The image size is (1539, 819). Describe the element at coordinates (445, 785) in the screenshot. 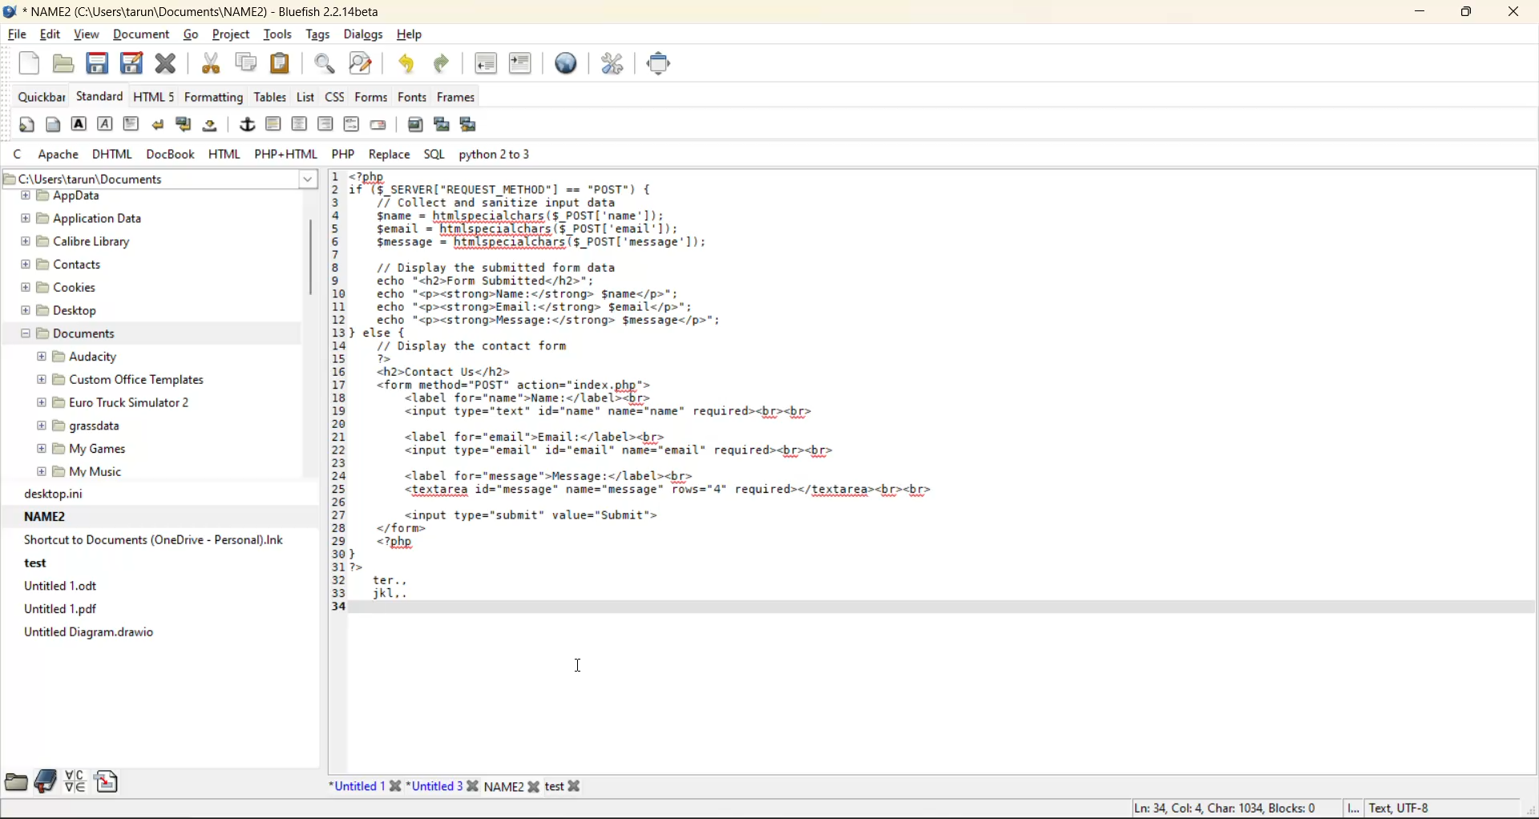

I see `Untitled 3` at that location.